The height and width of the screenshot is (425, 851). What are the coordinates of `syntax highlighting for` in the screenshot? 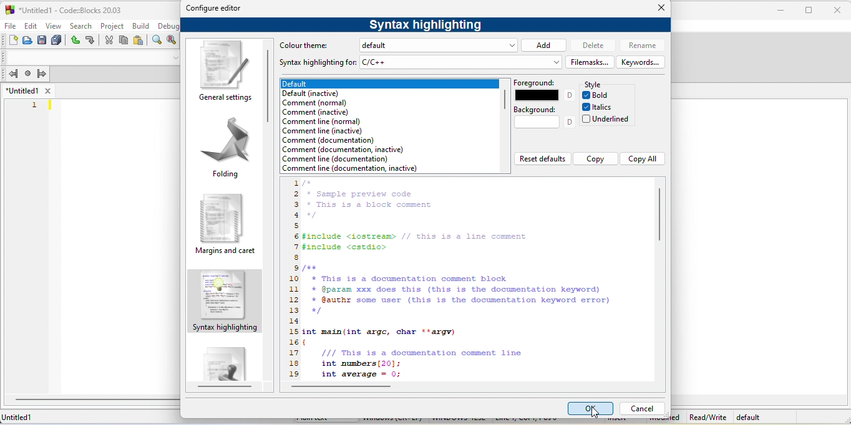 It's located at (318, 63).